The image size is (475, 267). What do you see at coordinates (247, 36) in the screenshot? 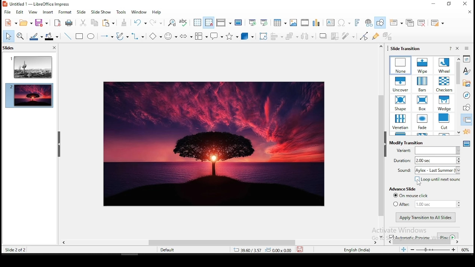
I see `3D objects` at bounding box center [247, 36].